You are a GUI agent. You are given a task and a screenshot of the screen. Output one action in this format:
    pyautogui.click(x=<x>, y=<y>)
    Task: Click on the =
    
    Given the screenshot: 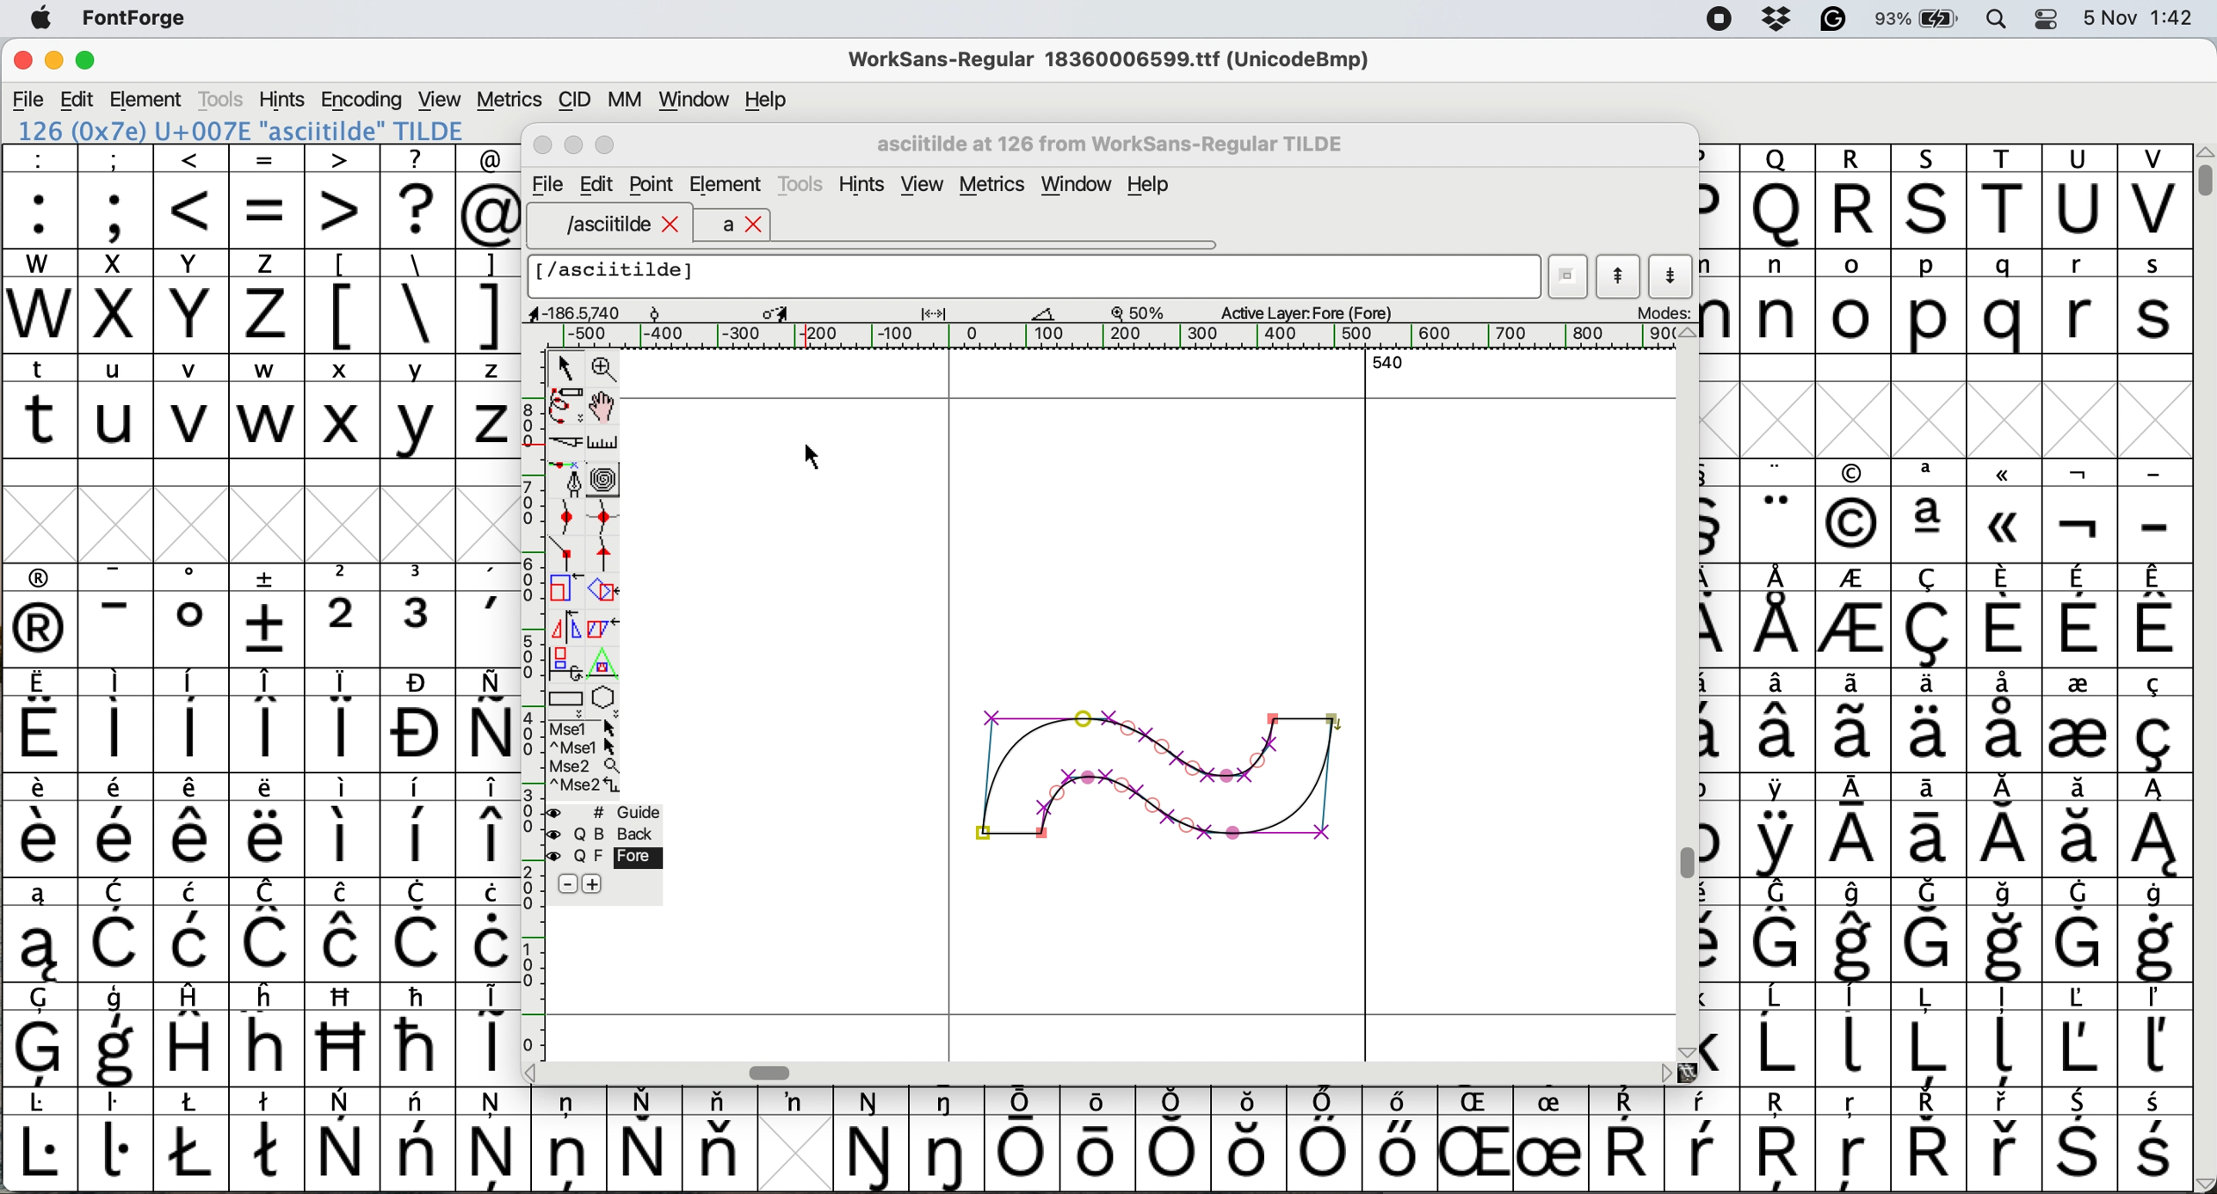 What is the action you would take?
    pyautogui.click(x=269, y=197)
    